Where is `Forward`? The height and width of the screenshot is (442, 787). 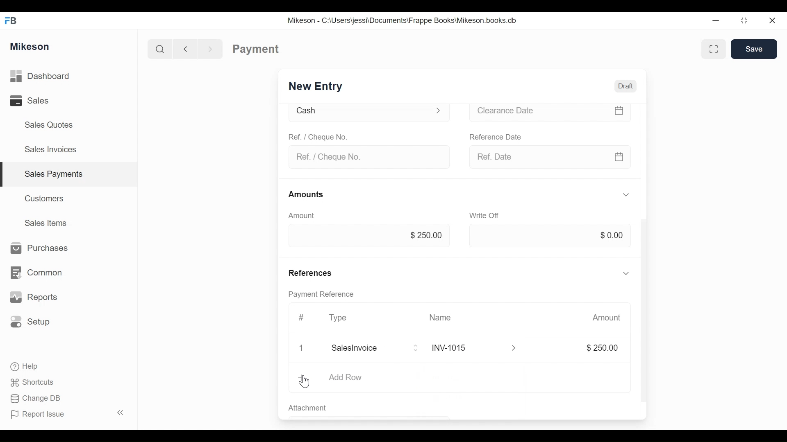 Forward is located at coordinates (213, 48).